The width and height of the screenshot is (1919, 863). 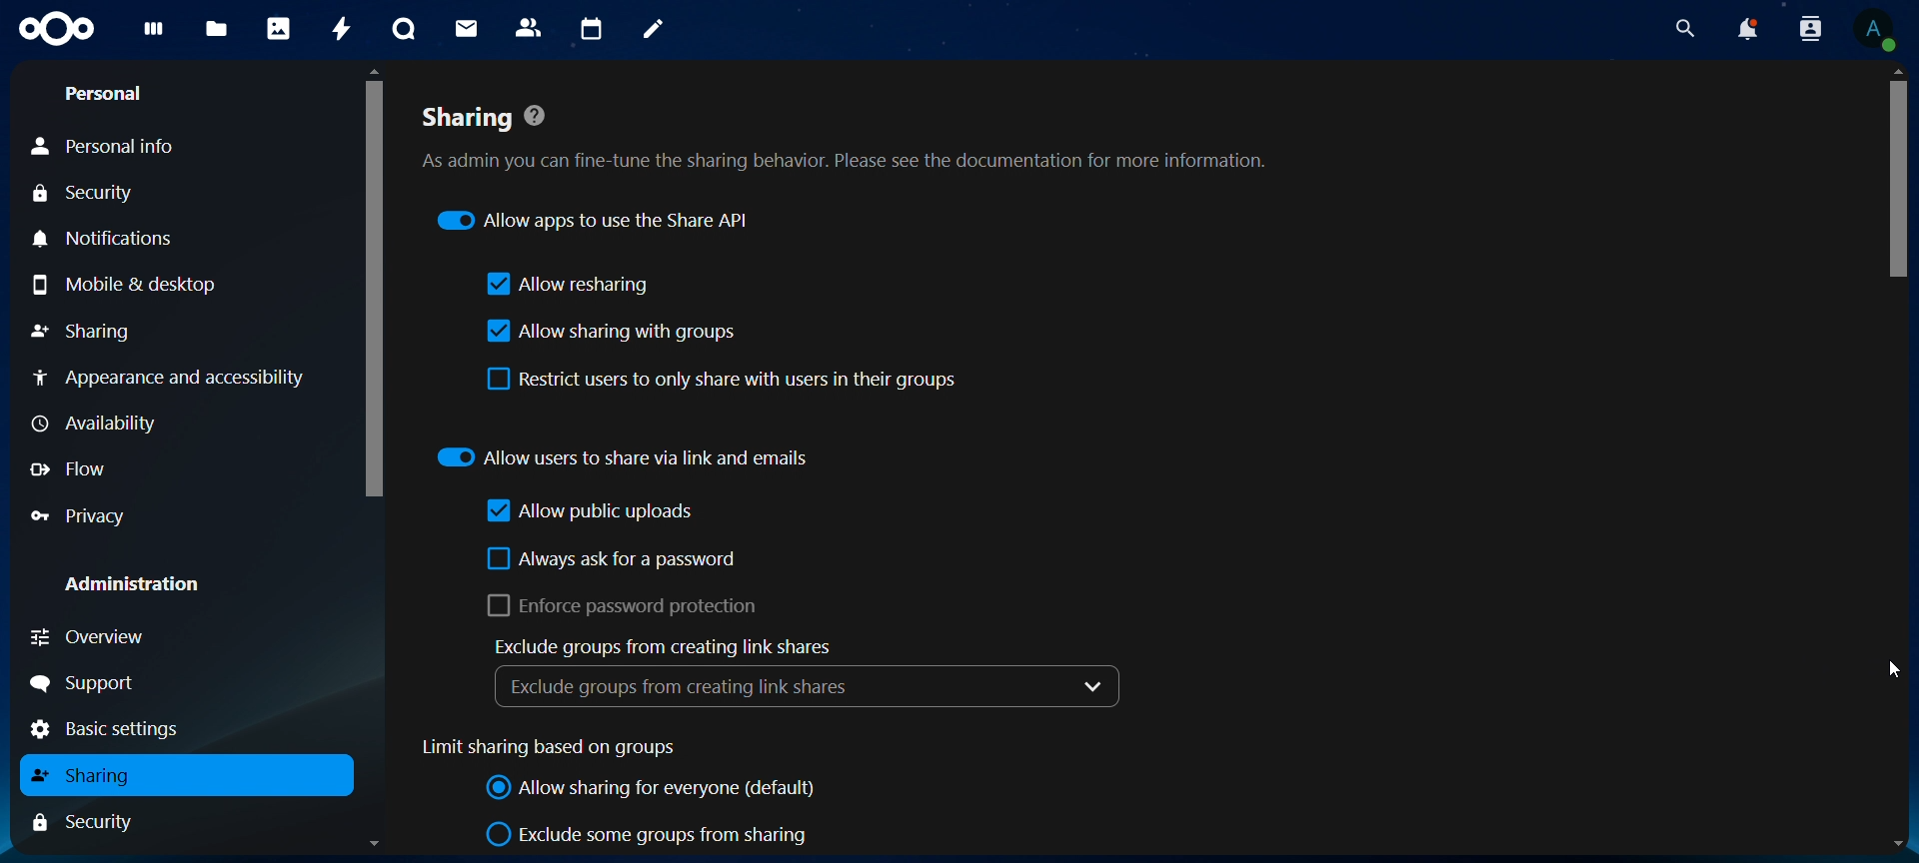 I want to click on privacy, so click(x=83, y=515).